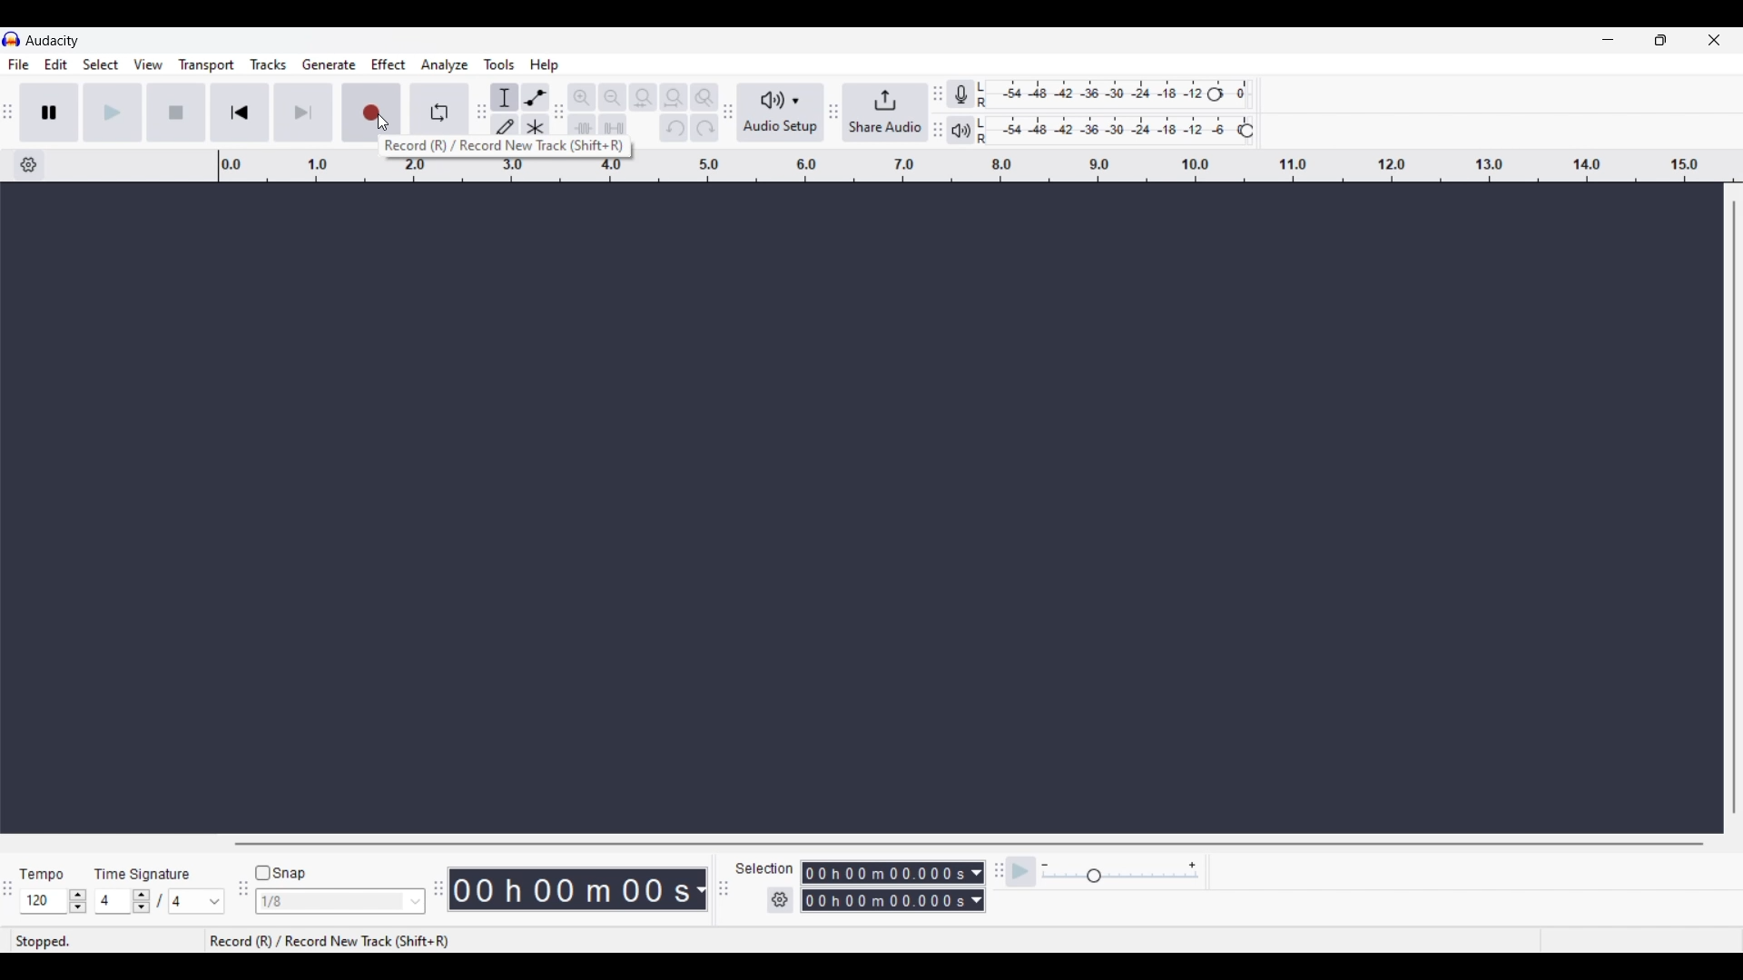  What do you see at coordinates (78, 901) in the screenshot?
I see `Increase/Decrease tempo` at bounding box center [78, 901].